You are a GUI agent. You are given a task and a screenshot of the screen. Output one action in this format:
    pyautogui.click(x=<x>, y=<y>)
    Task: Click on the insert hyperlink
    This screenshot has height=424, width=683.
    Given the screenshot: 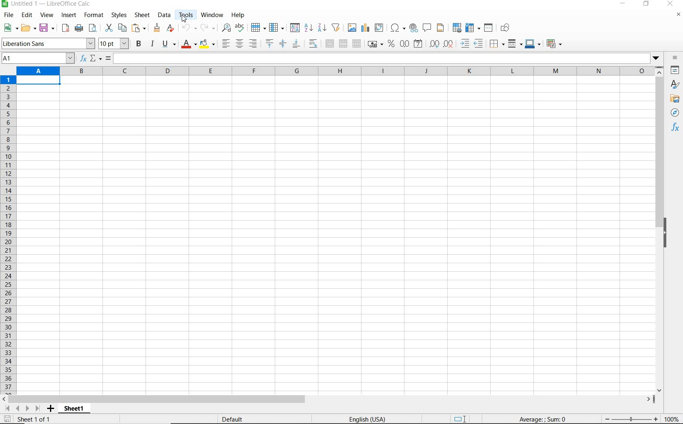 What is the action you would take?
    pyautogui.click(x=413, y=28)
    